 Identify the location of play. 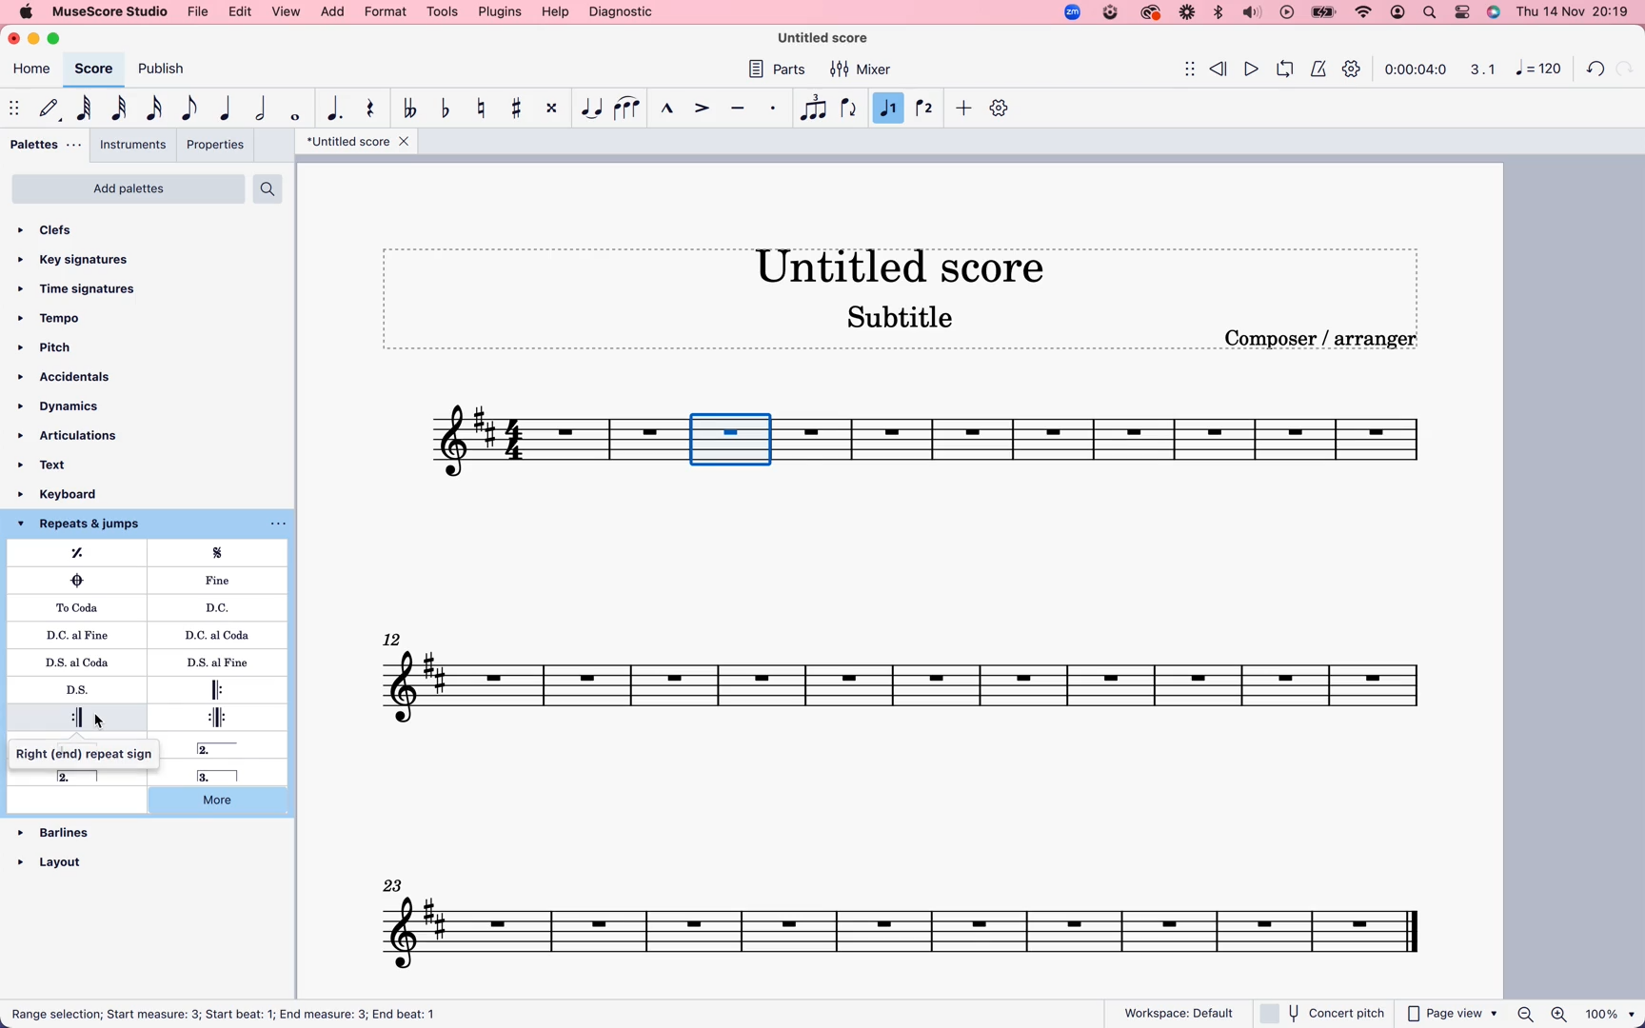
(1286, 13).